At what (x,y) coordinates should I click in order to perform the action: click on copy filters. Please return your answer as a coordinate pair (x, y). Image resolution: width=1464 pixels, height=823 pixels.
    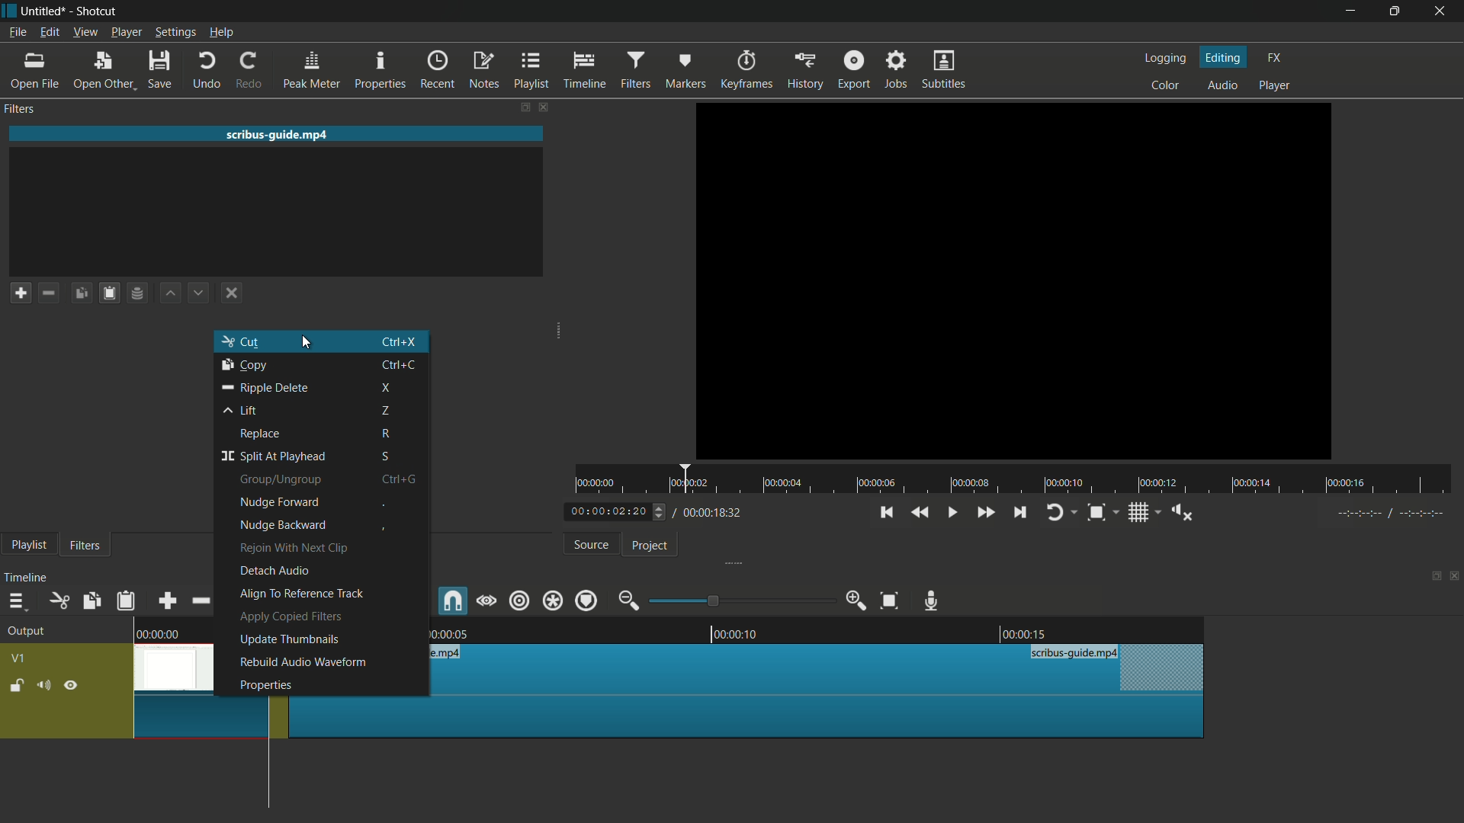
    Looking at the image, I should click on (82, 293).